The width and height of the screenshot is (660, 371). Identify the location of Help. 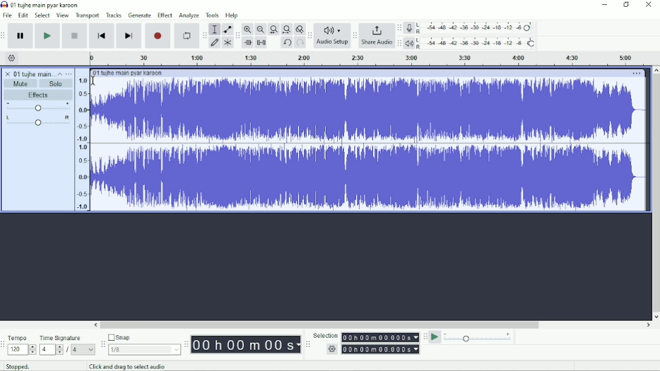
(233, 15).